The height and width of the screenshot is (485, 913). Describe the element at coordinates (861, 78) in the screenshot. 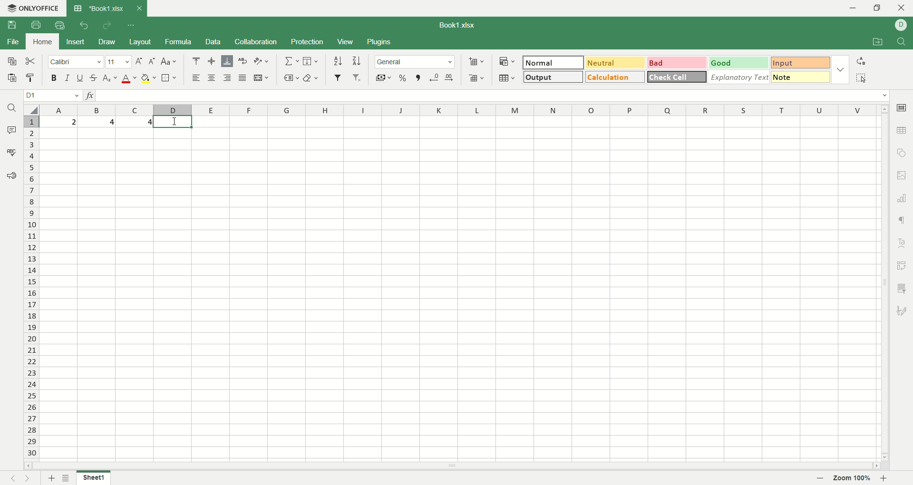

I see `select all` at that location.